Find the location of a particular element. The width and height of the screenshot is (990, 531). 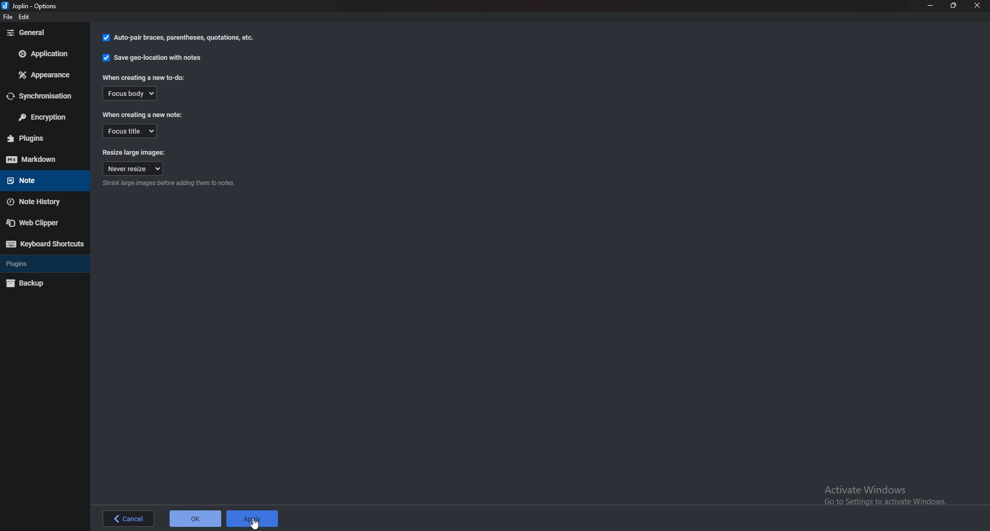

Resize is located at coordinates (953, 6).